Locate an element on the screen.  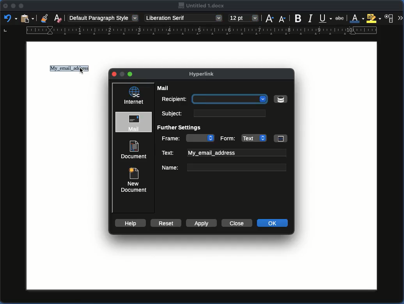
Clear formatting is located at coordinates (58, 18).